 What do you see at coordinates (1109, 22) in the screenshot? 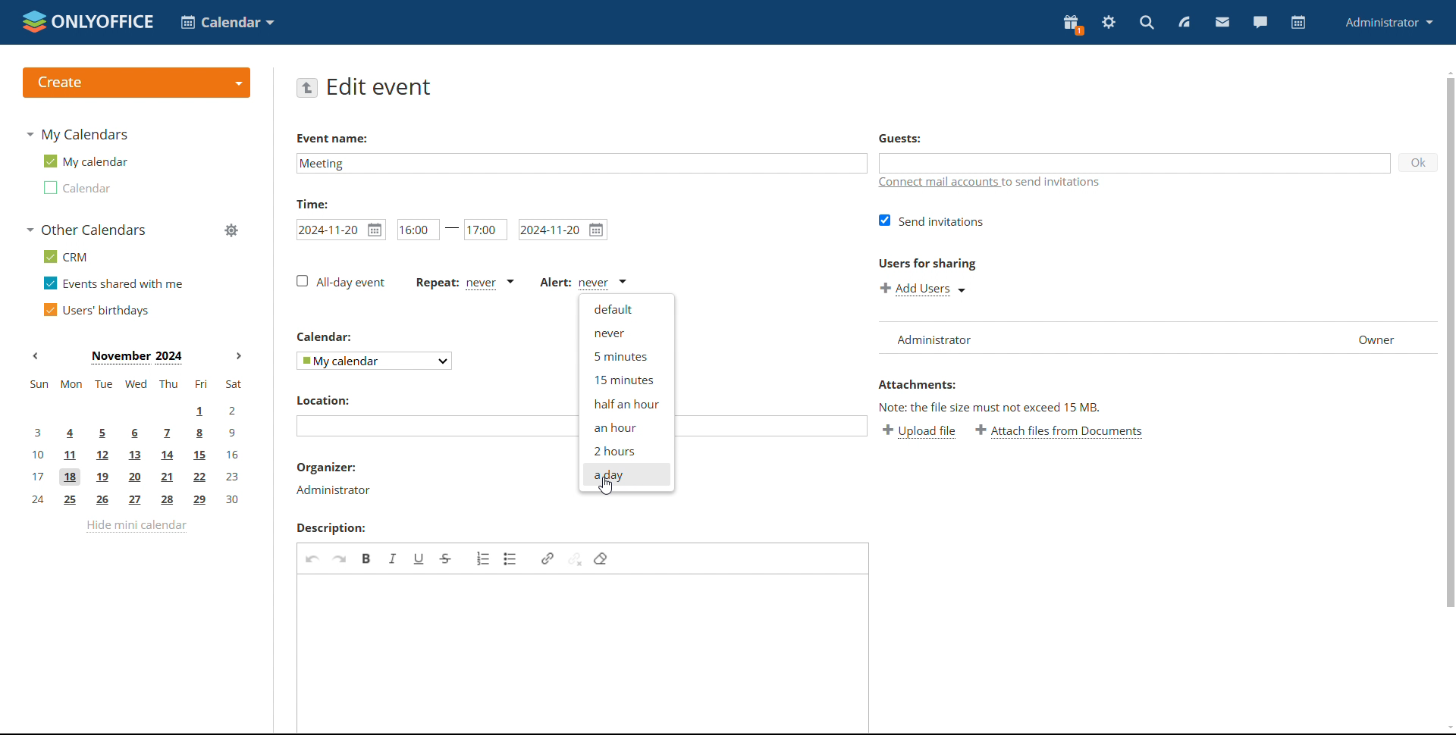
I see `settings` at bounding box center [1109, 22].